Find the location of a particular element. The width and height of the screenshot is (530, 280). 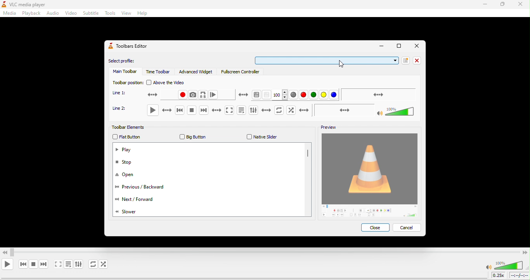

toggle playlist is located at coordinates (242, 110).